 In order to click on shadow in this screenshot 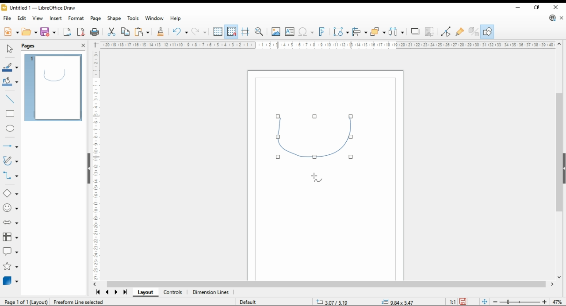, I will do `click(415, 31)`.